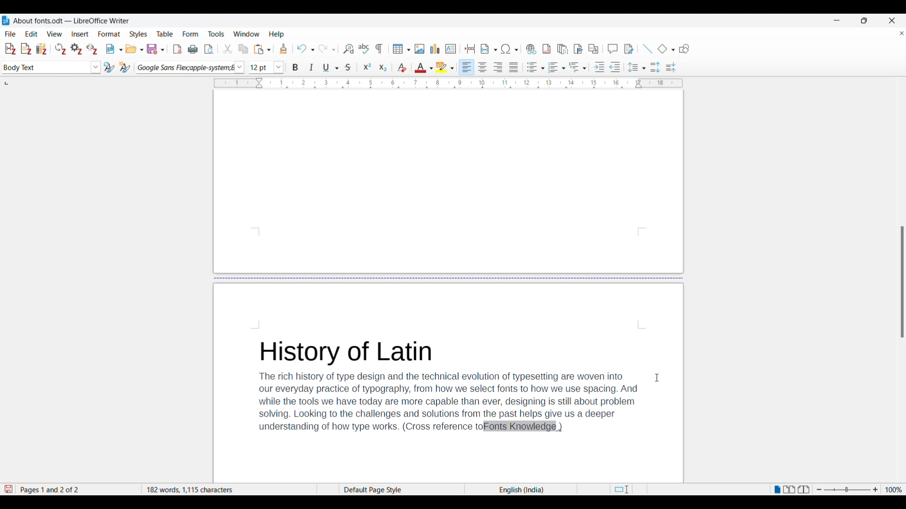 This screenshot has height=509, width=906. Describe the element at coordinates (671, 67) in the screenshot. I see `Decrease paragraph spacing` at that location.